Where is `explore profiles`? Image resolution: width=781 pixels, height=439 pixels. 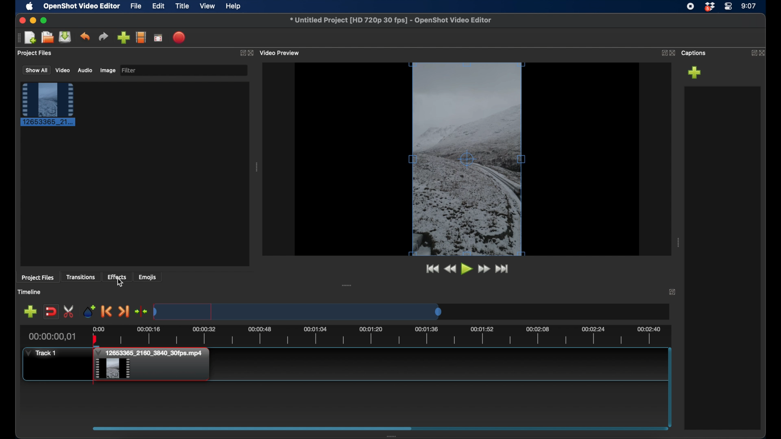 explore profiles is located at coordinates (141, 37).